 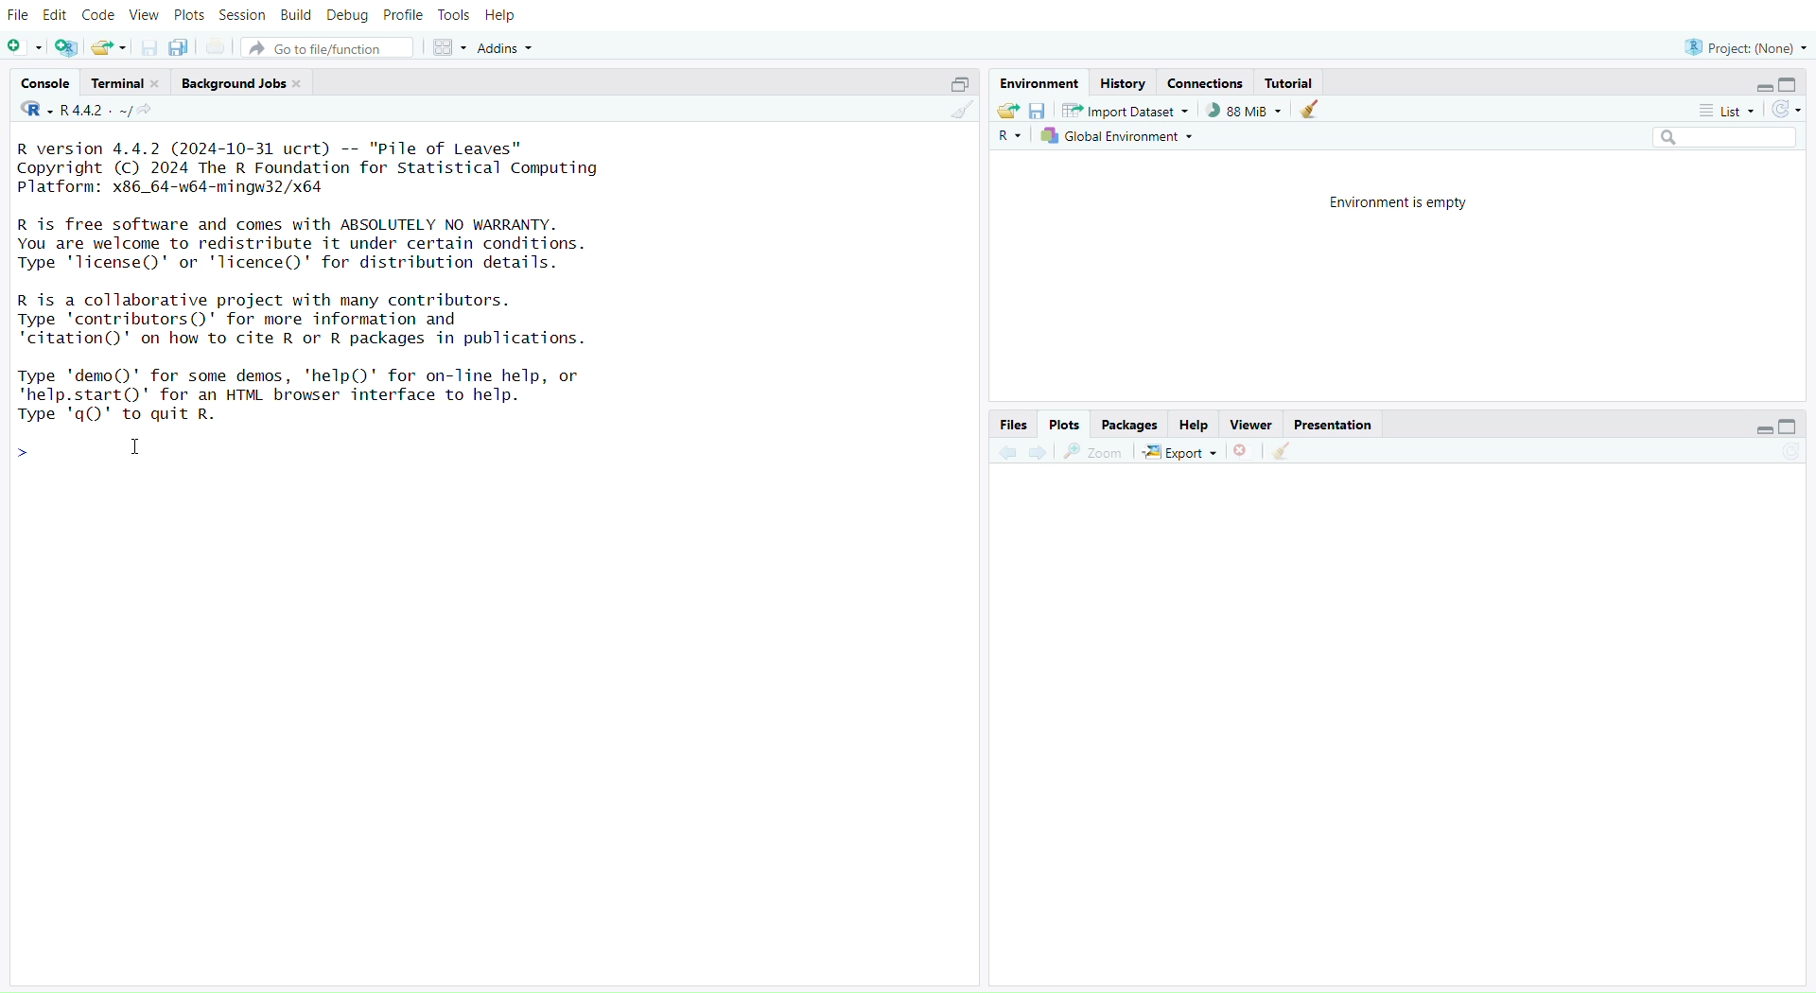 What do you see at coordinates (1741, 46) in the screenshot?
I see `project(None)` at bounding box center [1741, 46].